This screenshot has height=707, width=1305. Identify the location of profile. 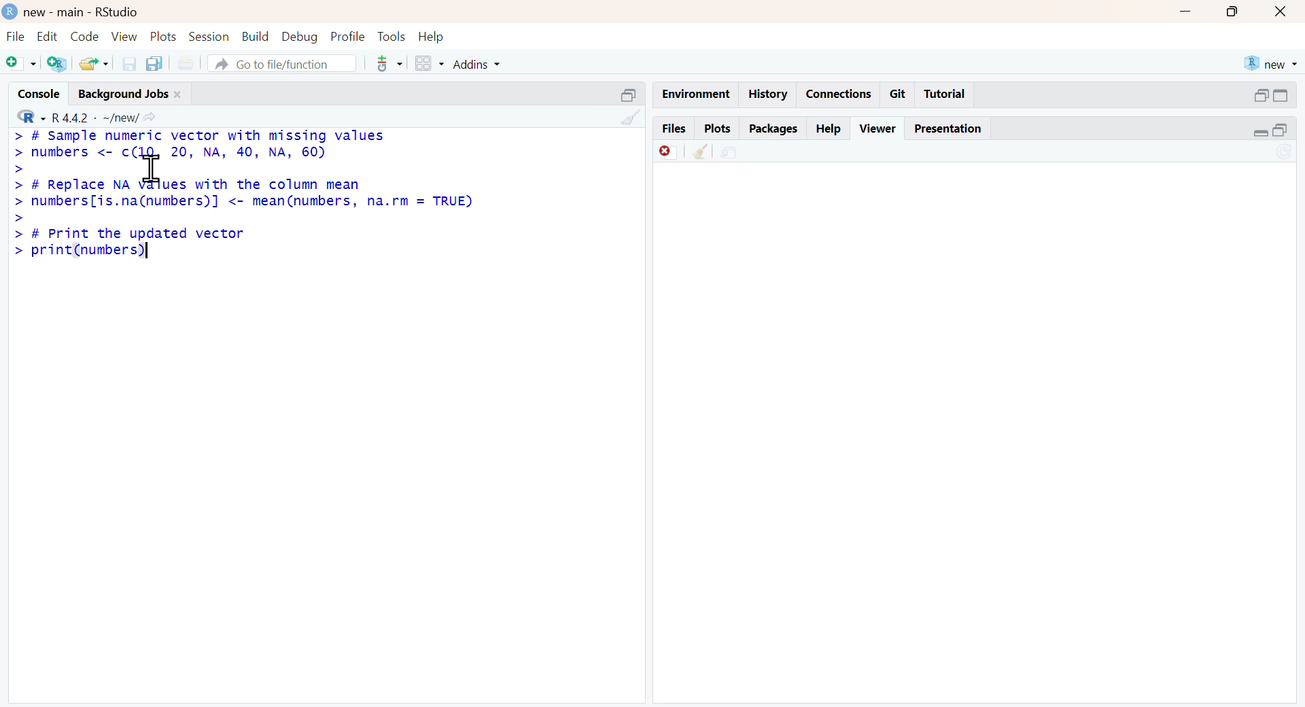
(350, 37).